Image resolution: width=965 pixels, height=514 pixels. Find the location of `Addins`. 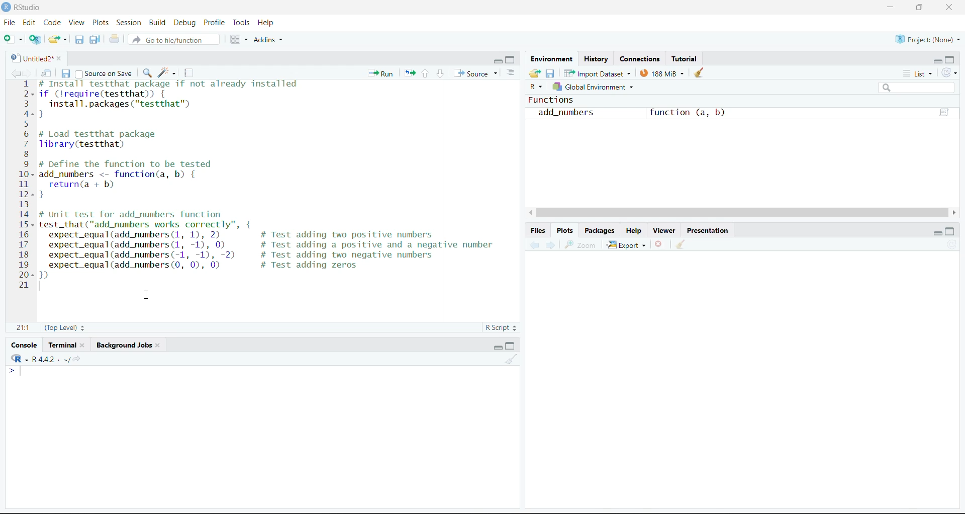

Addins is located at coordinates (269, 40).